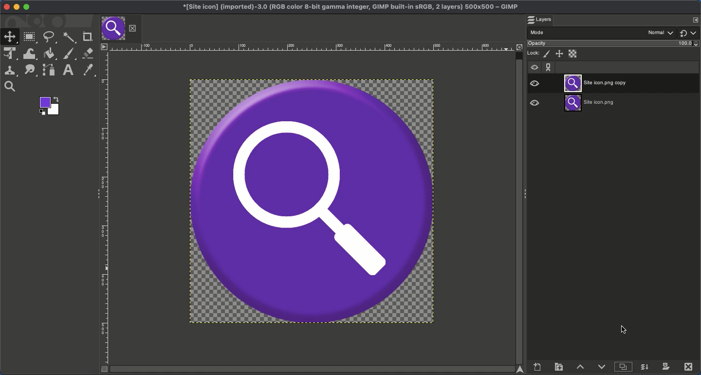 The width and height of the screenshot is (701, 375). Describe the element at coordinates (113, 28) in the screenshot. I see `Tab` at that location.